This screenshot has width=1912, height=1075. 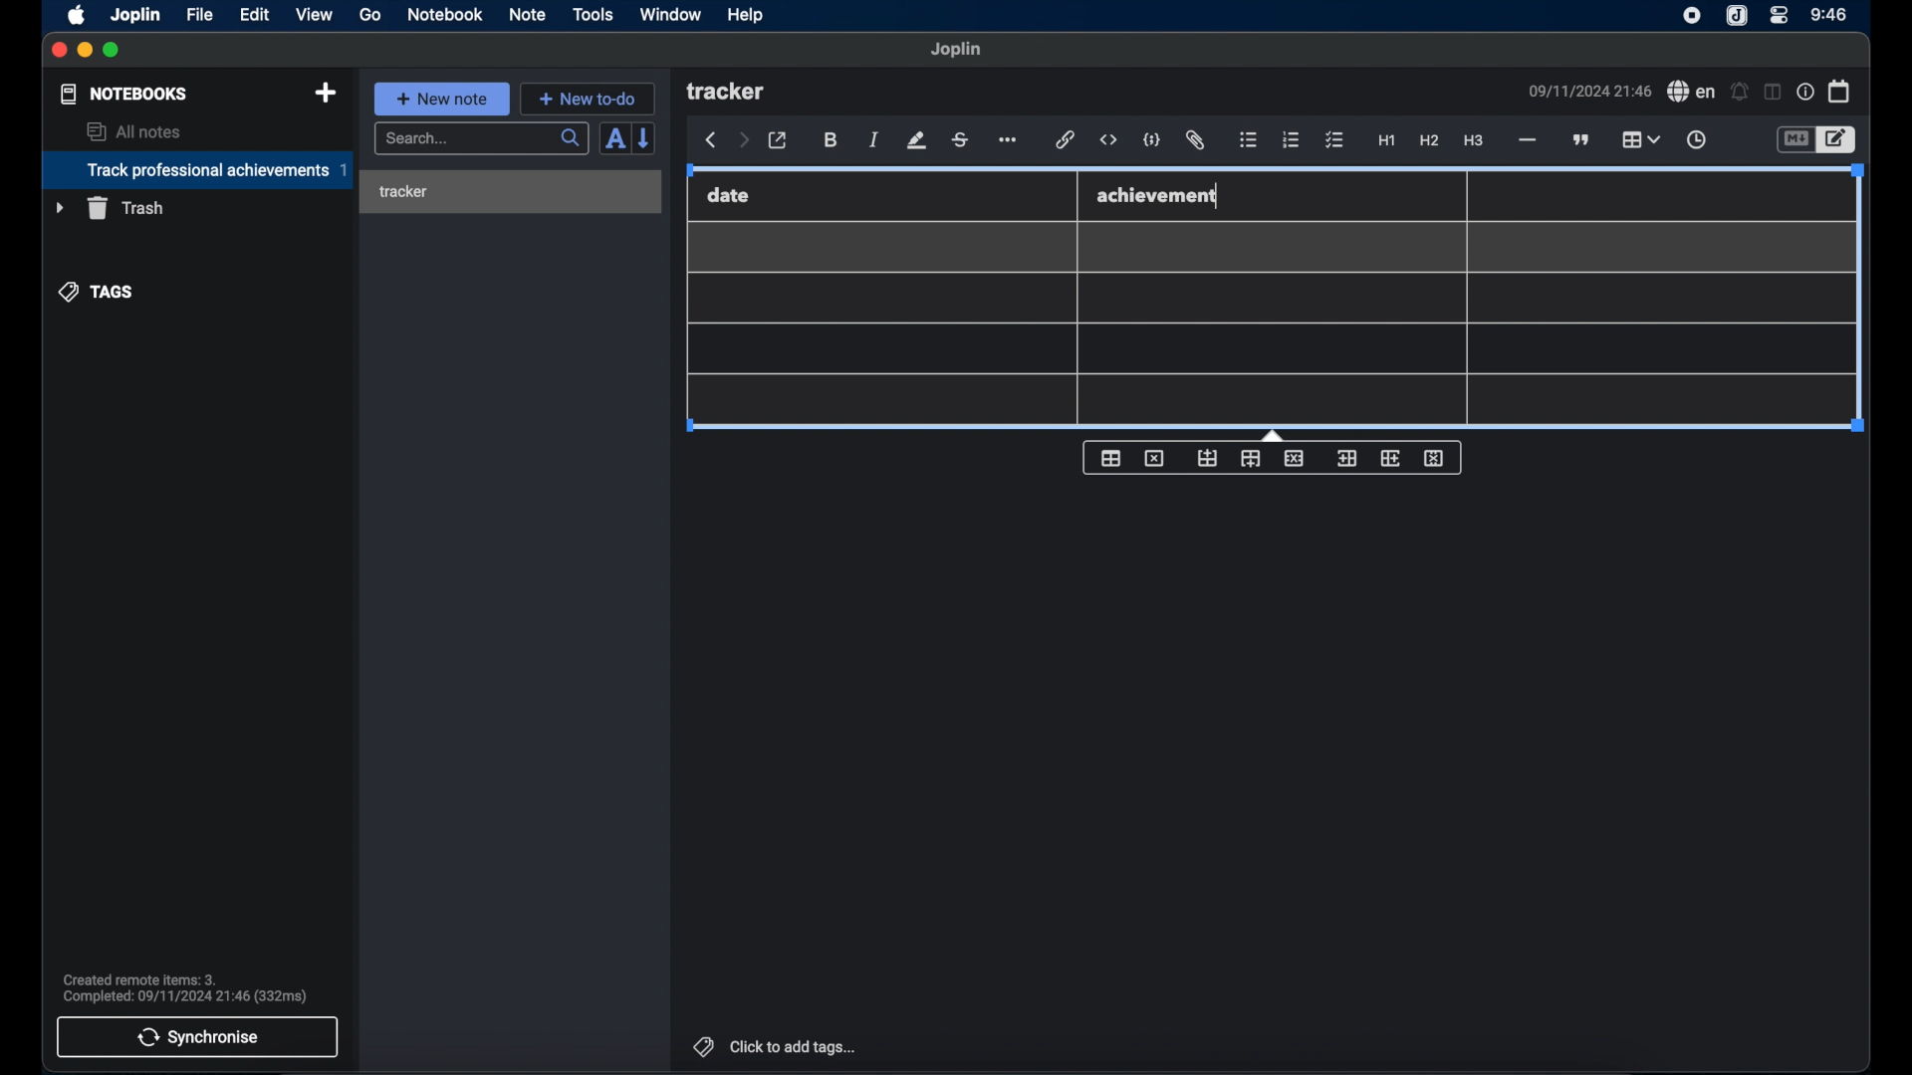 What do you see at coordinates (136, 14) in the screenshot?
I see `joplin` at bounding box center [136, 14].